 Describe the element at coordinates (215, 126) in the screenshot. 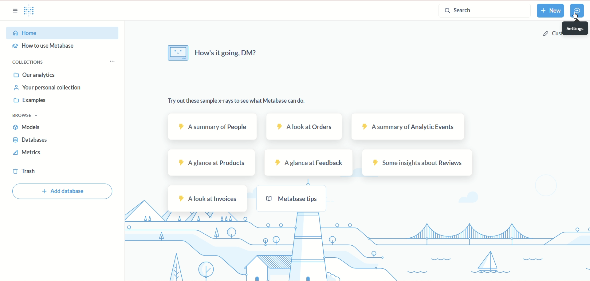

I see `a summary of people` at that location.